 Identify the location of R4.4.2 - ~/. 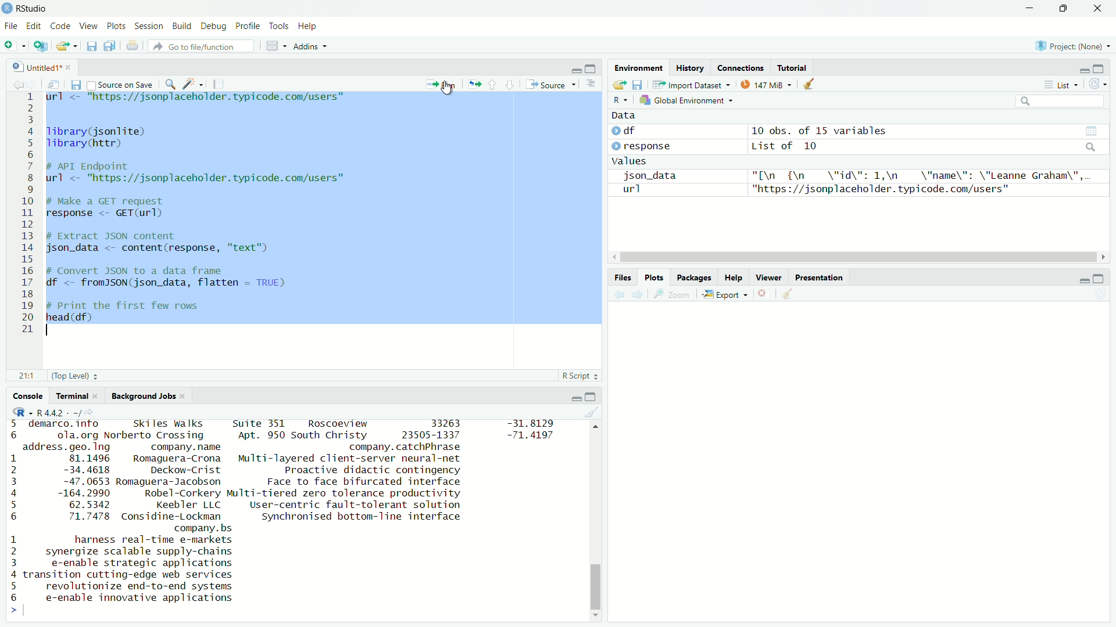
(69, 413).